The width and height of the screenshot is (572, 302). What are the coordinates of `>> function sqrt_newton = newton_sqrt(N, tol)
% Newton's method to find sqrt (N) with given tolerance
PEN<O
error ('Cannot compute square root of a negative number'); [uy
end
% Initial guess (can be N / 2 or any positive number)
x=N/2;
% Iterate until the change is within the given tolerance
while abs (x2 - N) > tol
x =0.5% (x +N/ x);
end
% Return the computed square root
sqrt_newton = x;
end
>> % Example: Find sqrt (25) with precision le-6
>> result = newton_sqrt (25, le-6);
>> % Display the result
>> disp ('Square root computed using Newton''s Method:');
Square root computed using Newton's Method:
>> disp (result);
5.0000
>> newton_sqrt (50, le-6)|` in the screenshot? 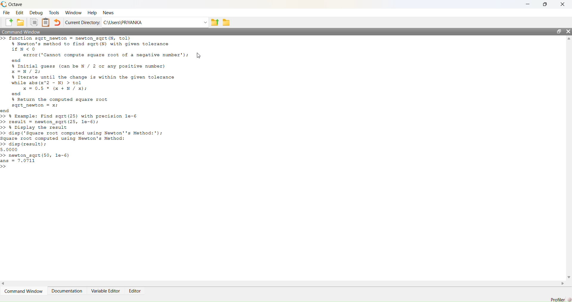 It's located at (106, 104).